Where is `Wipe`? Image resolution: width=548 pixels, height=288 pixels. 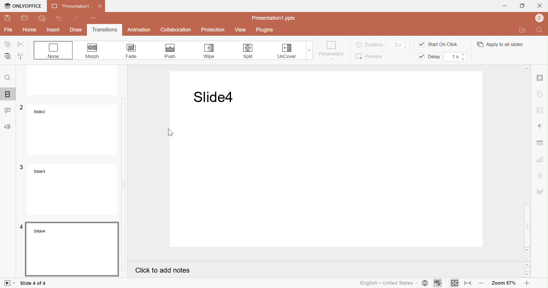 Wipe is located at coordinates (210, 51).